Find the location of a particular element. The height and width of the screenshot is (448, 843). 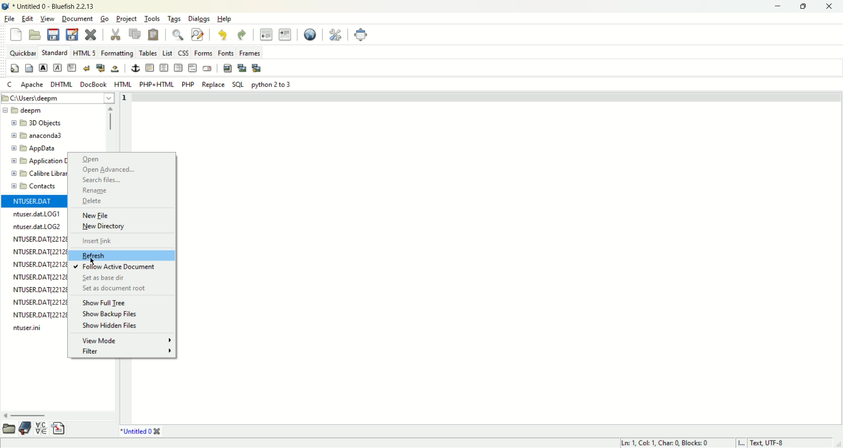

Formatting is located at coordinates (118, 53).